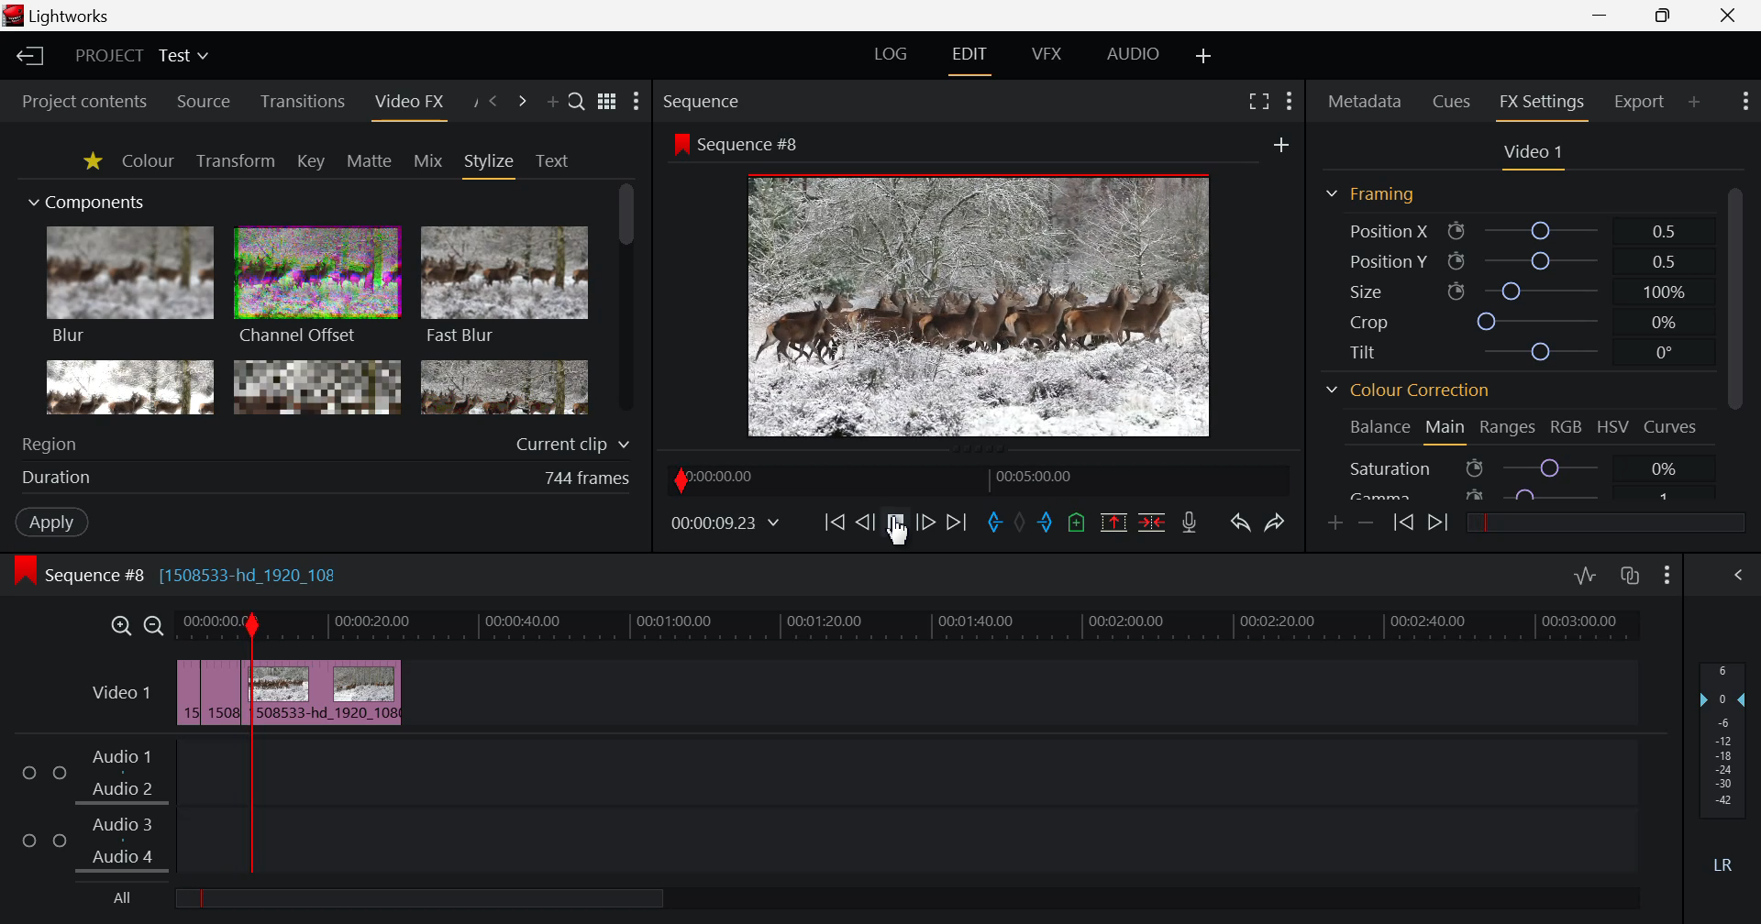  Describe the element at coordinates (552, 161) in the screenshot. I see `Text` at that location.